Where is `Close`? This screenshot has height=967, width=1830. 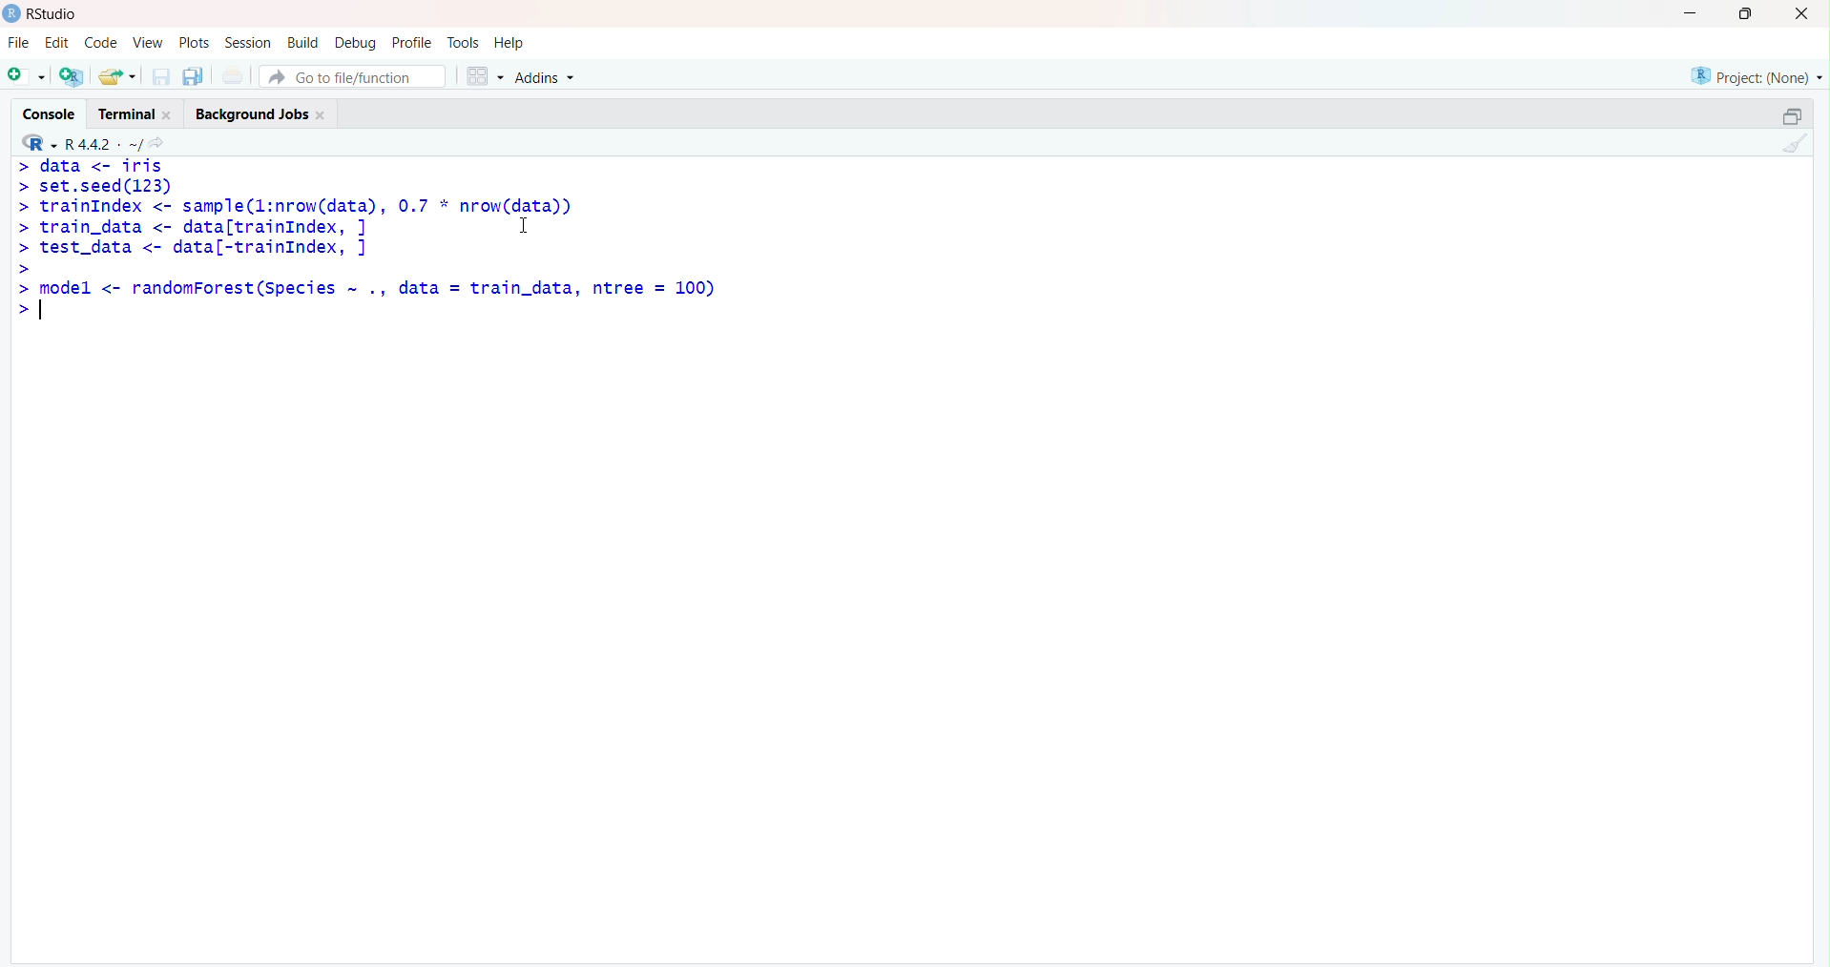
Close is located at coordinates (1802, 15).